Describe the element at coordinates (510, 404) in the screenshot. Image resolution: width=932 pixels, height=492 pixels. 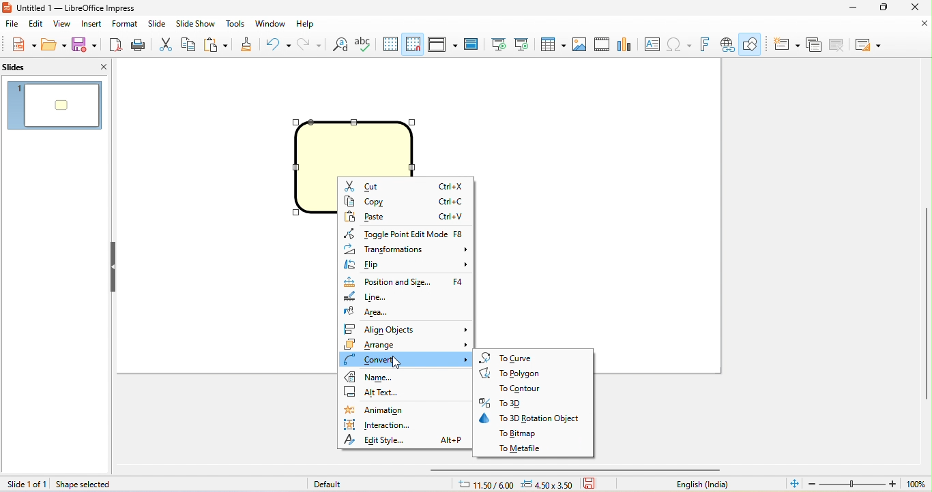
I see `to 3d` at that location.